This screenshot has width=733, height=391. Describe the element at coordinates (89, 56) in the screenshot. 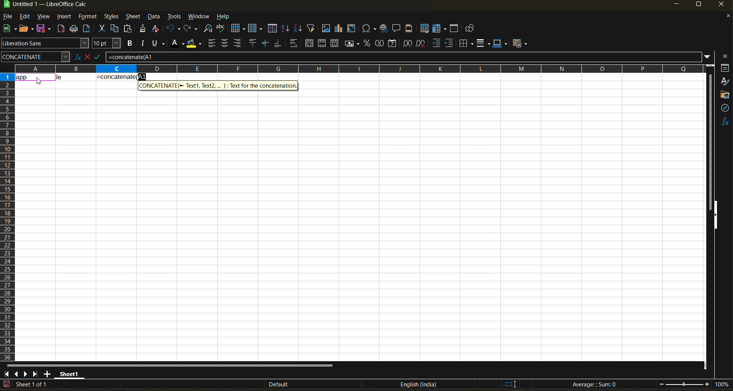

I see `select function` at that location.